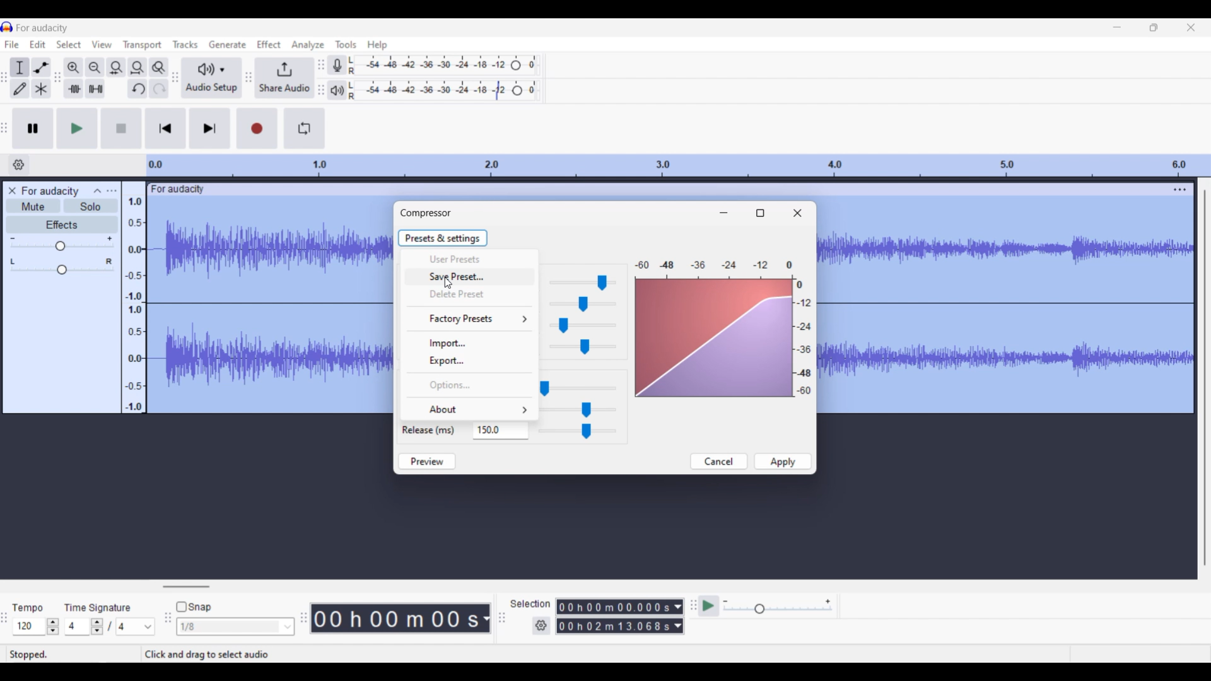 This screenshot has height=681, width=1211. What do you see at coordinates (448, 284) in the screenshot?
I see `Cursor` at bounding box center [448, 284].